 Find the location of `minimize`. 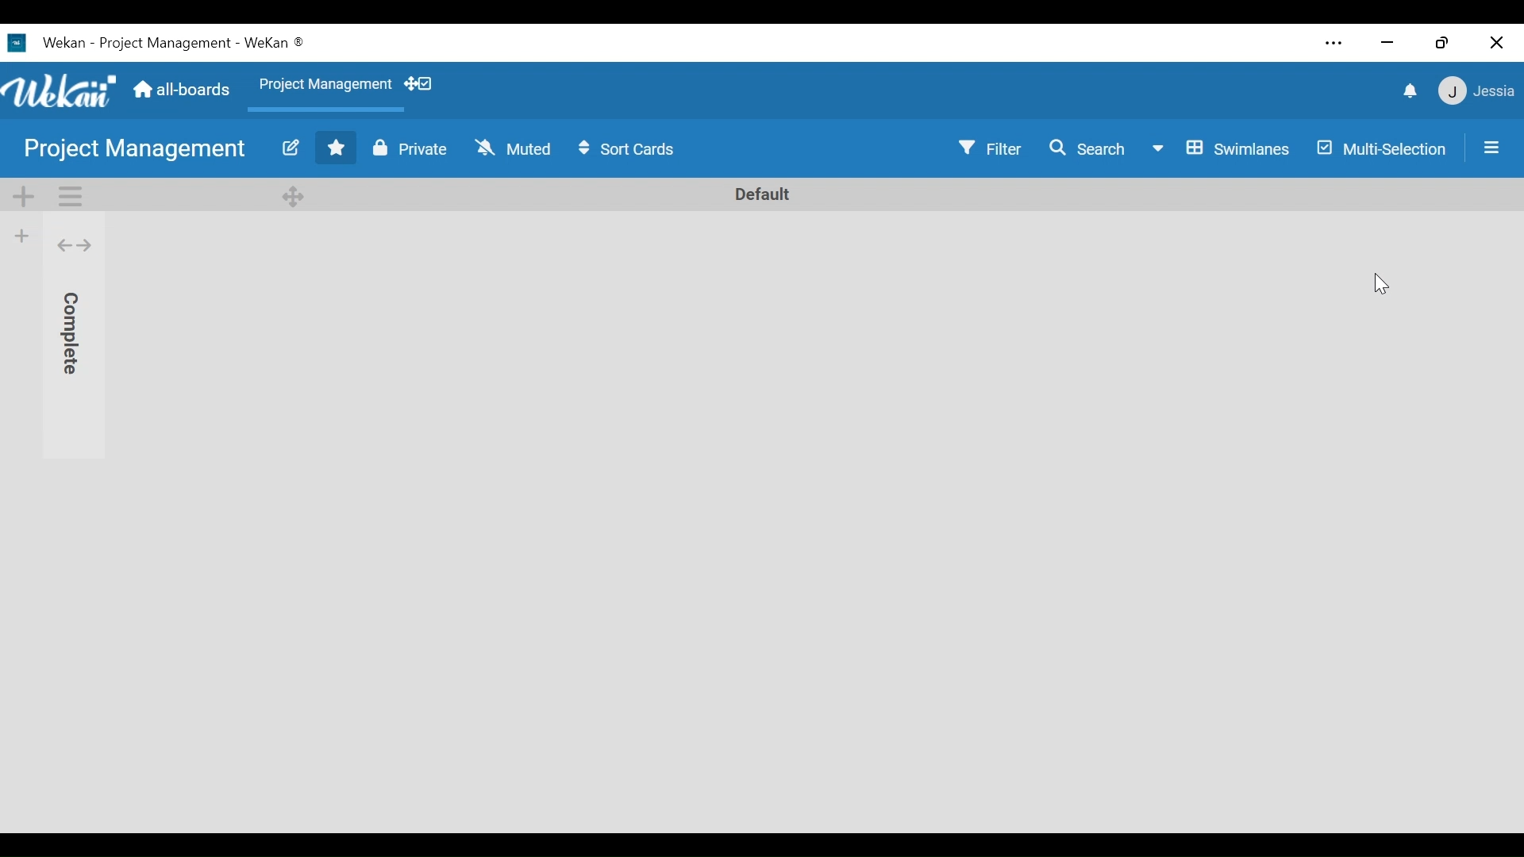

minimize is located at coordinates (1389, 42).